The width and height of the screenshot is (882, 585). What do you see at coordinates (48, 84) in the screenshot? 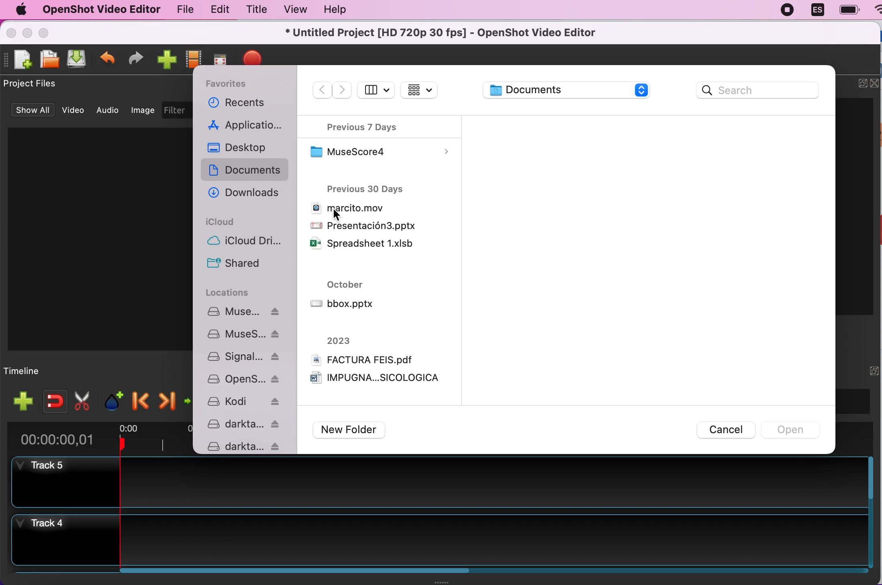
I see `project files` at bounding box center [48, 84].